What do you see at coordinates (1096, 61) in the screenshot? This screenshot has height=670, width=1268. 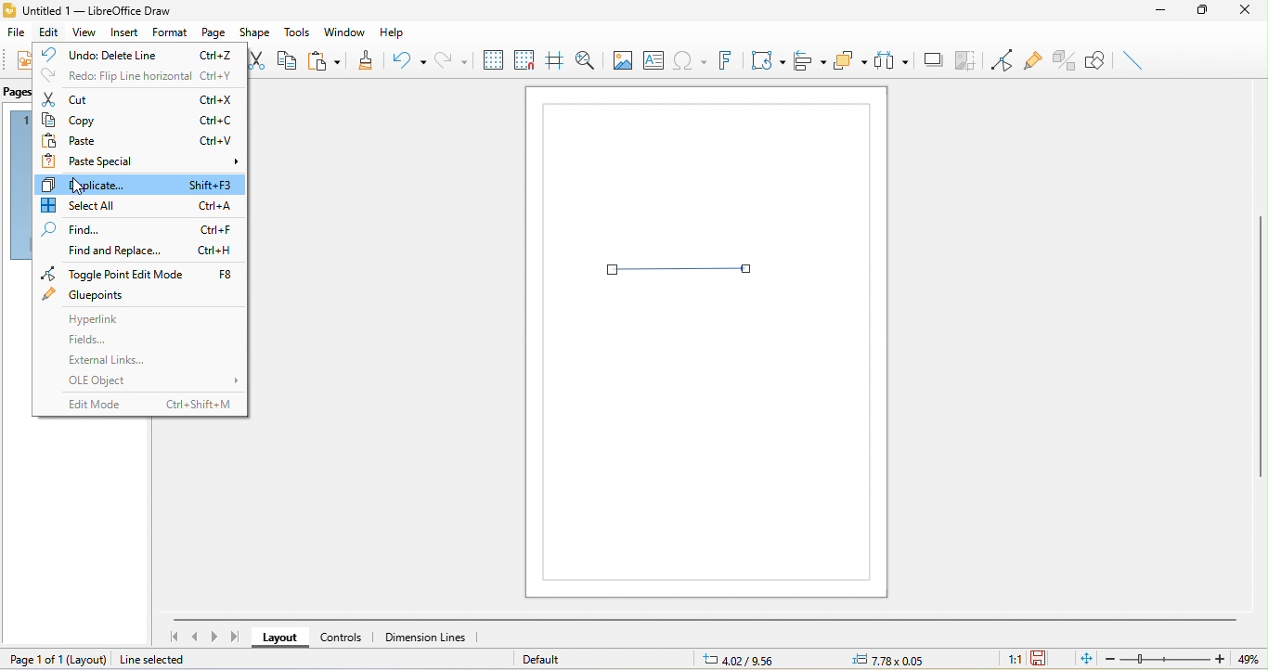 I see `show draw function` at bounding box center [1096, 61].